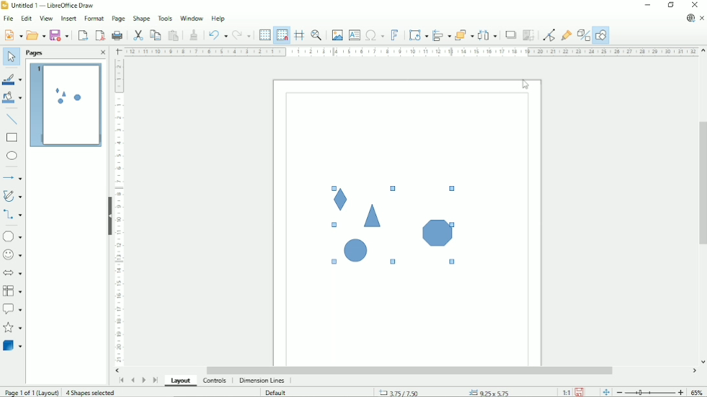  I want to click on Fill color, so click(13, 99).